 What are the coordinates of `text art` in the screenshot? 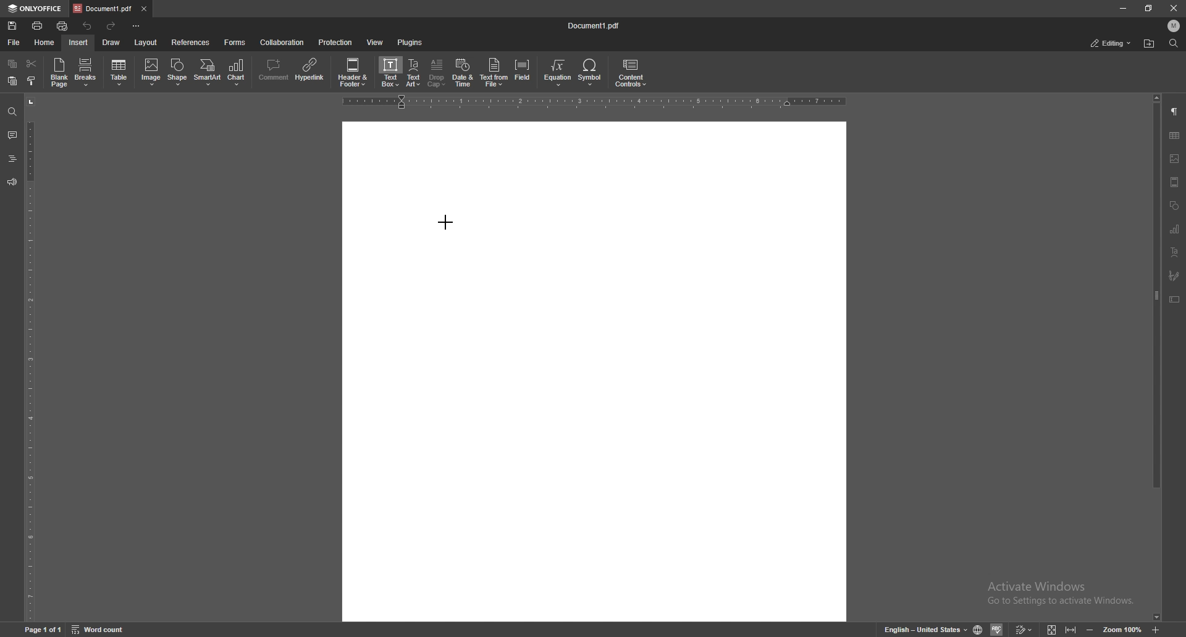 It's located at (414, 73).